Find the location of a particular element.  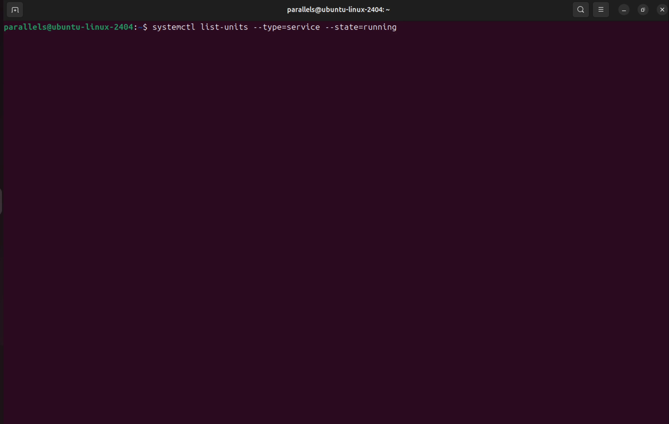

add terminal is located at coordinates (14, 11).